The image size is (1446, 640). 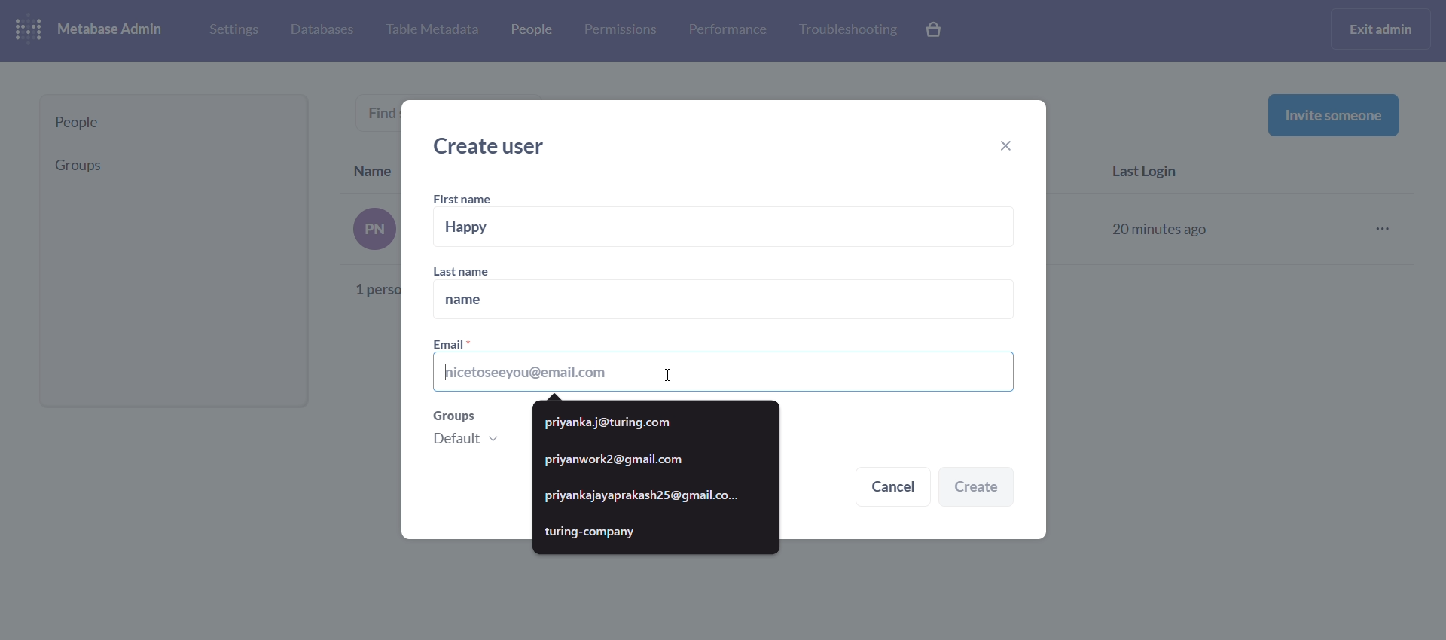 I want to click on Name, so click(x=374, y=168).